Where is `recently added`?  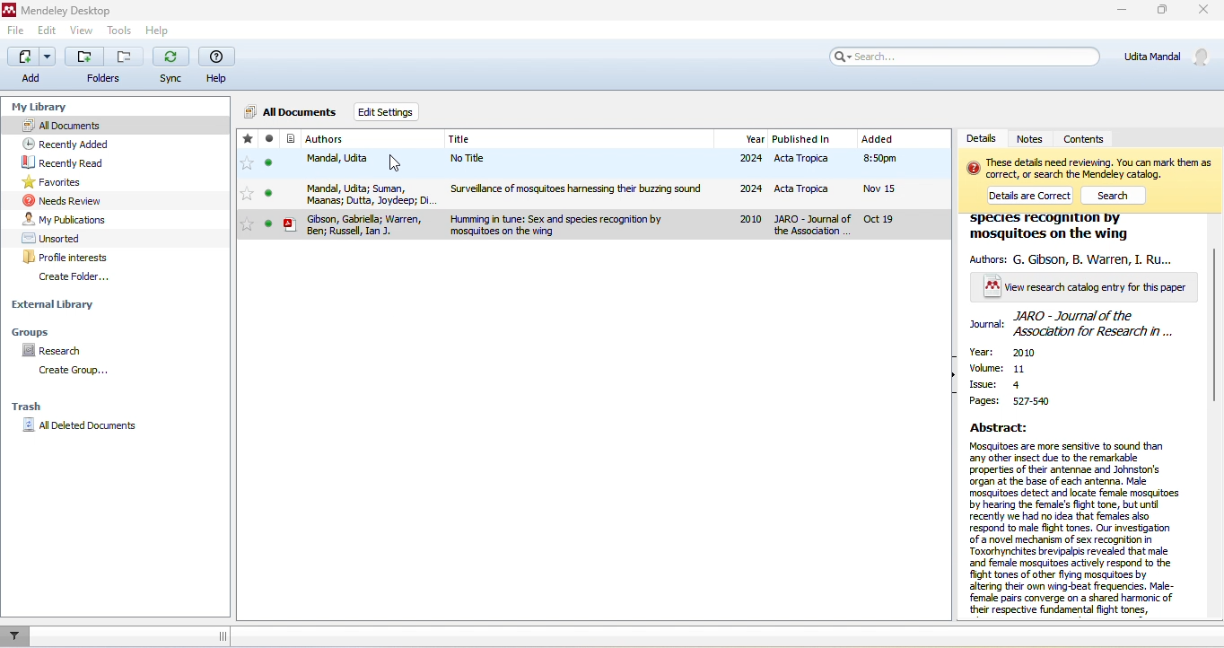
recently added is located at coordinates (74, 143).